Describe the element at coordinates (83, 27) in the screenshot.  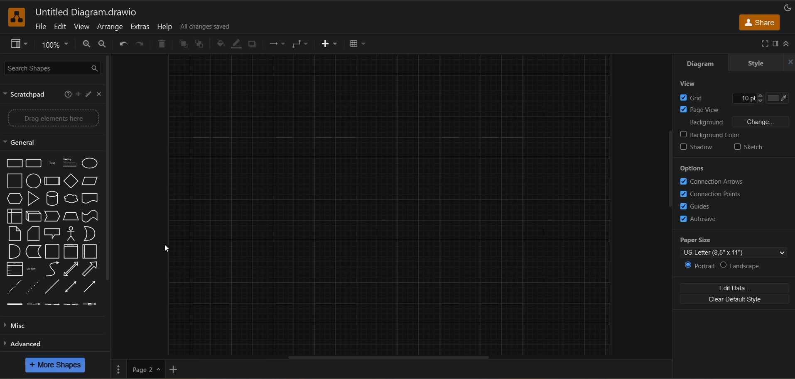
I see `view` at that location.